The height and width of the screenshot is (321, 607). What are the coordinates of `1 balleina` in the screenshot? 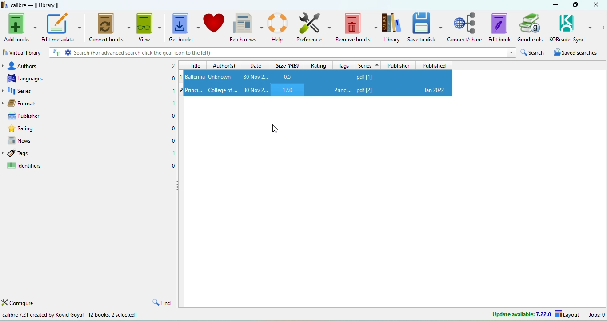 It's located at (192, 76).